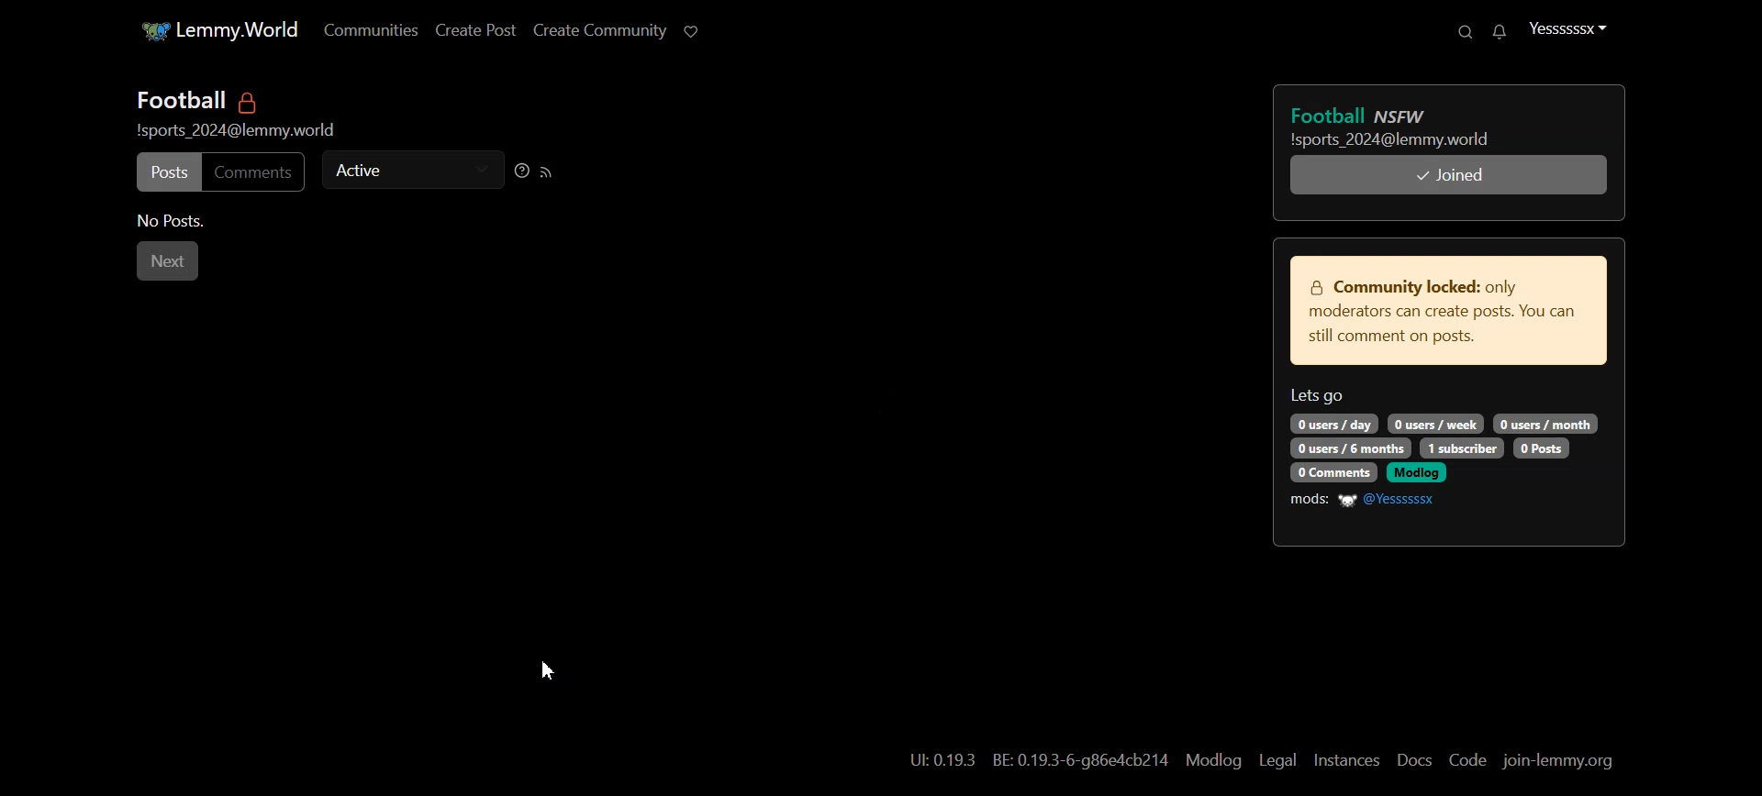  Describe the element at coordinates (236, 100) in the screenshot. I see `Text` at that location.